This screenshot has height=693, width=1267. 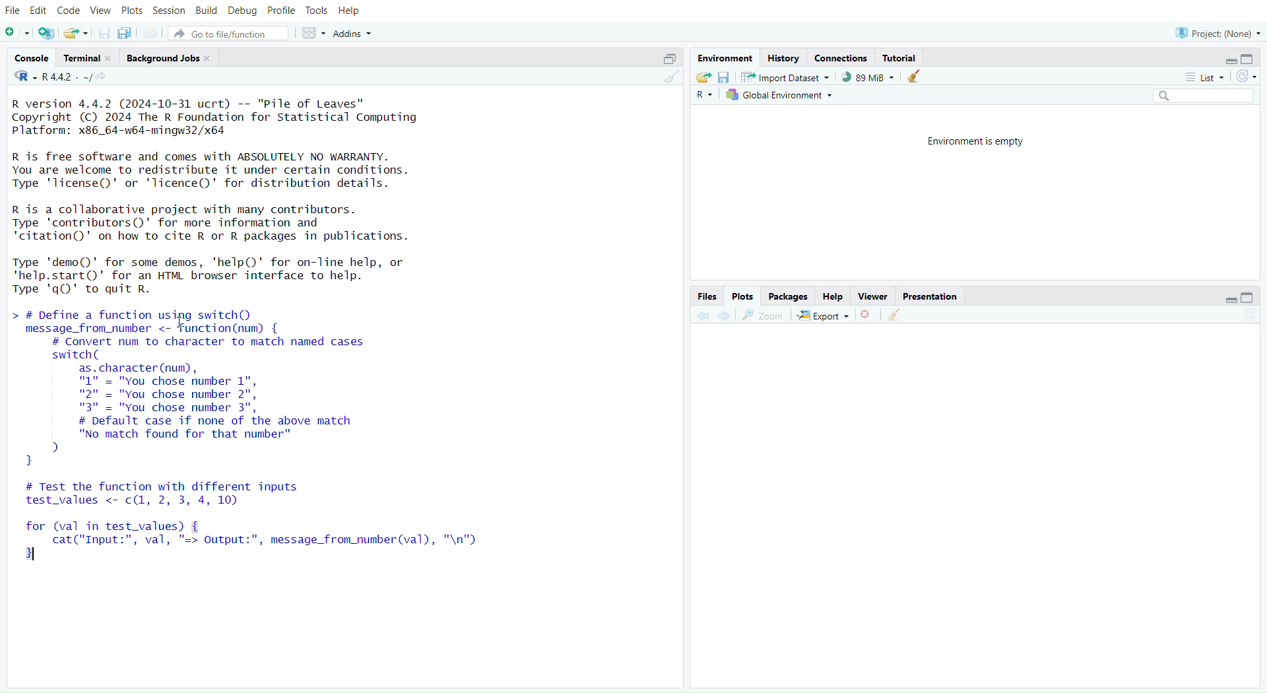 I want to click on Profile, so click(x=281, y=11).